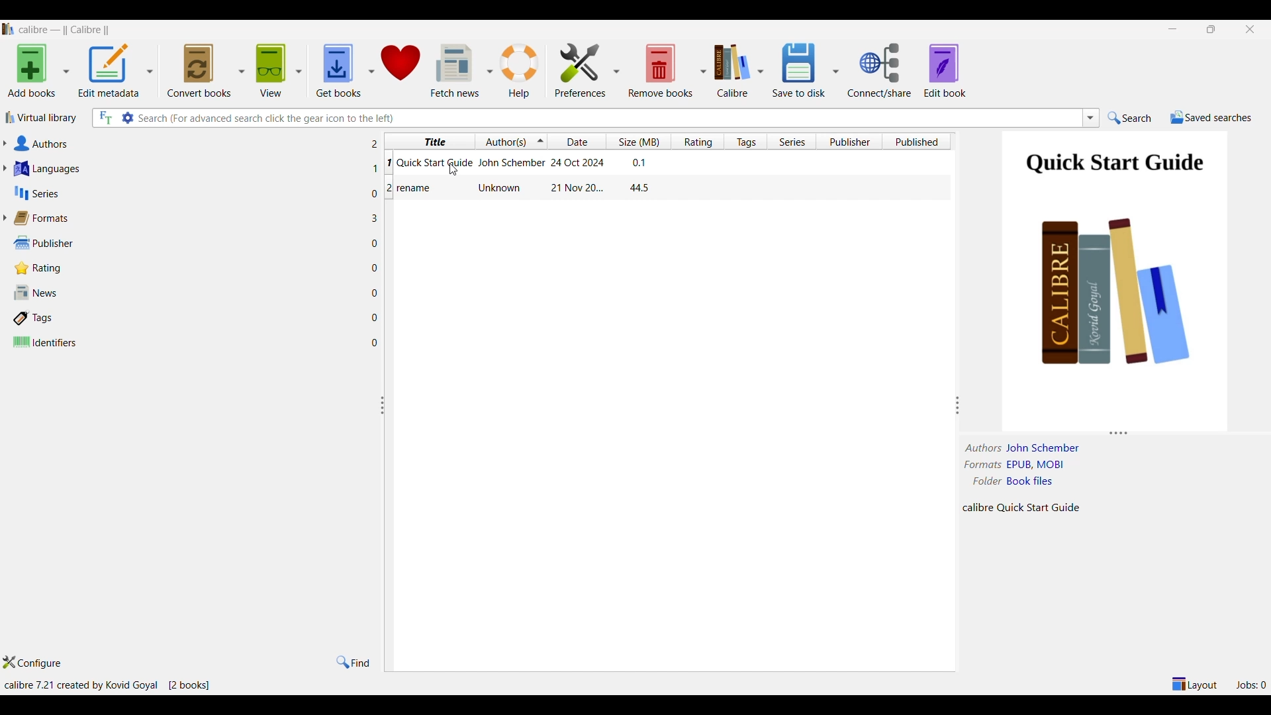 The height and width of the screenshot is (715, 1271). Describe the element at coordinates (242, 70) in the screenshot. I see `Convert book options` at that location.